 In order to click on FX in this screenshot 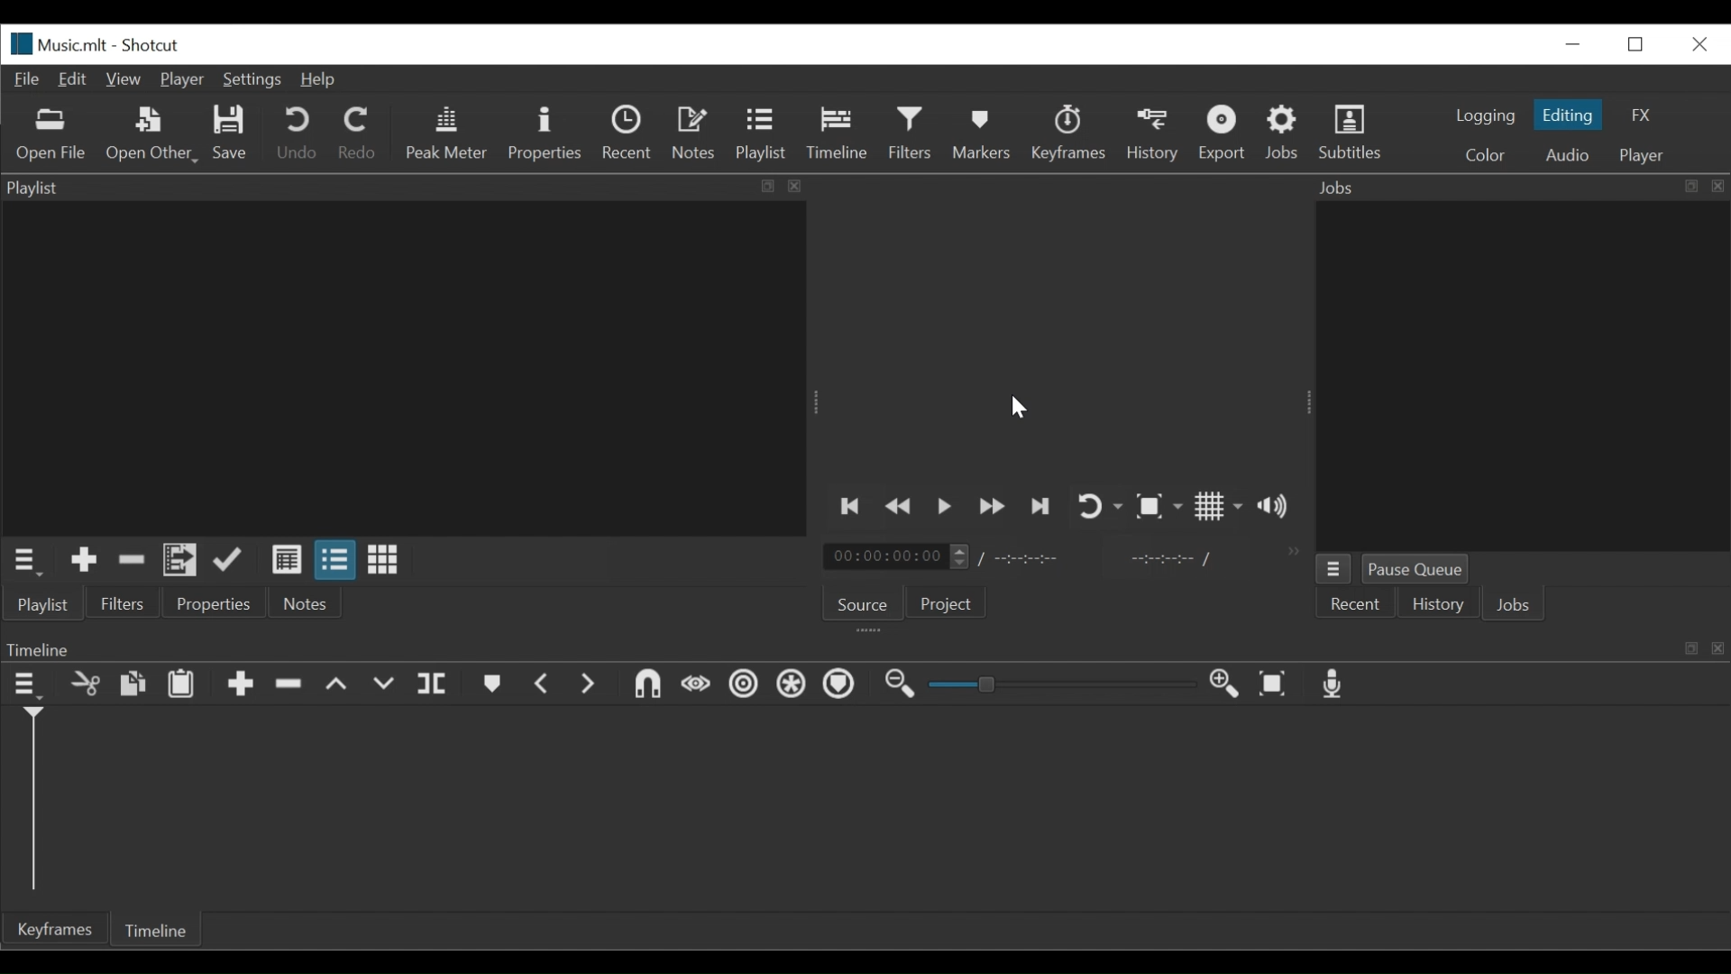, I will do `click(1638, 115)`.